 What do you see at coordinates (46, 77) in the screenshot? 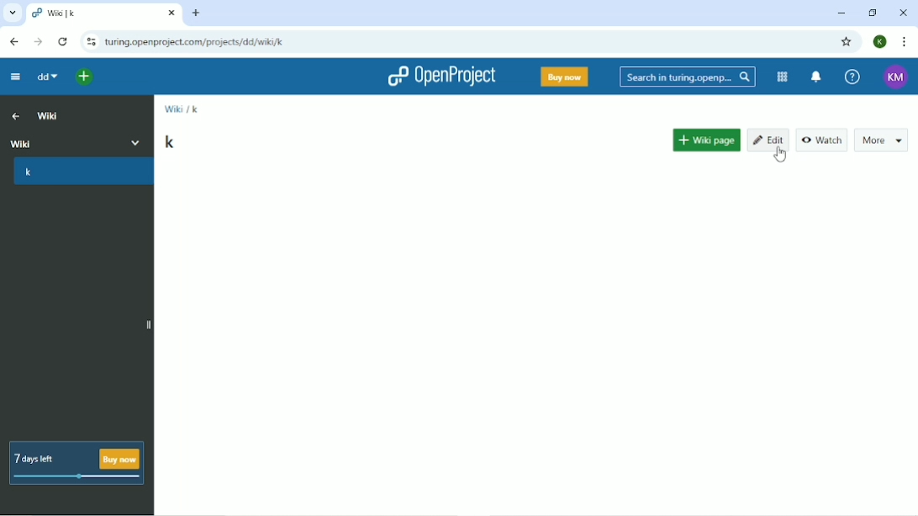
I see `dd` at bounding box center [46, 77].